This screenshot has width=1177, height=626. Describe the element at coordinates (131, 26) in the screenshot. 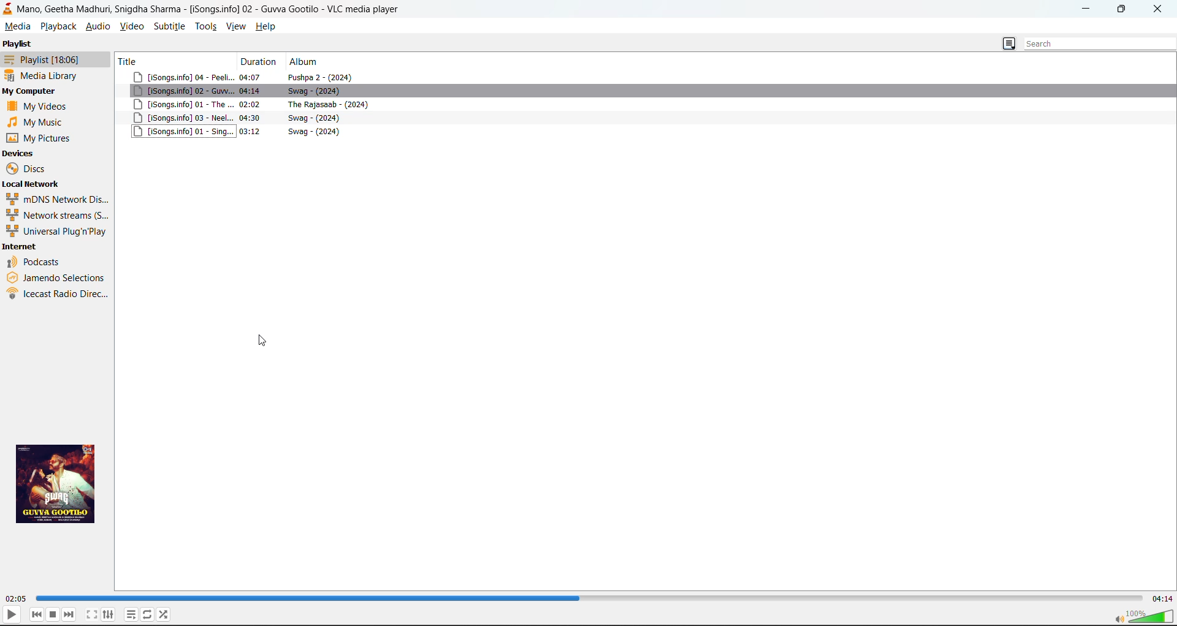

I see `video` at that location.